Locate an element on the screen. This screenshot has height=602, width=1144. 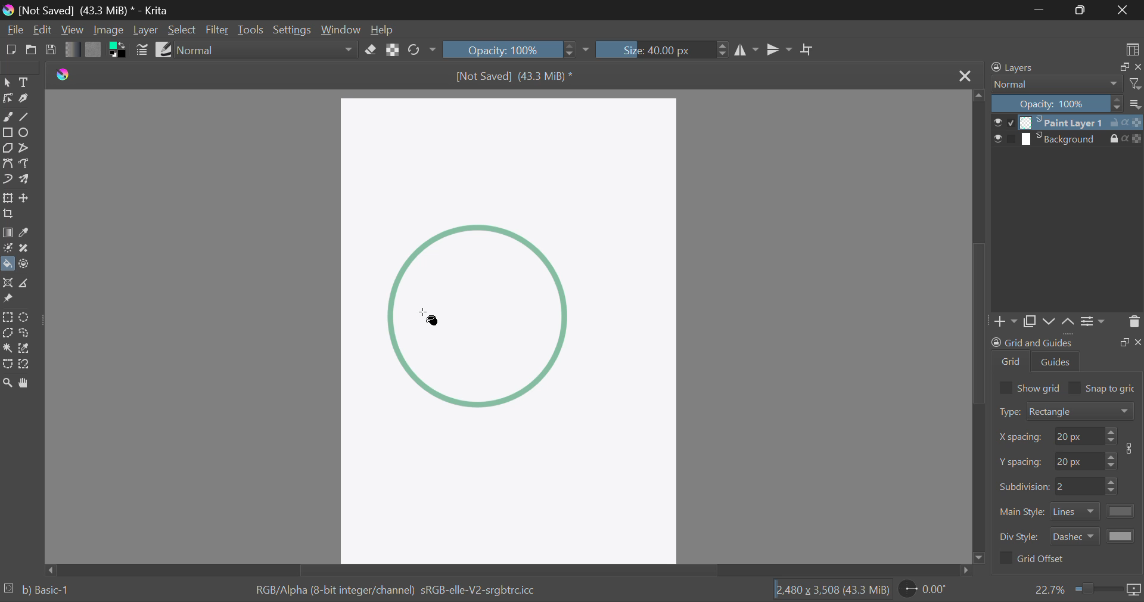
Crop is located at coordinates (7, 214).